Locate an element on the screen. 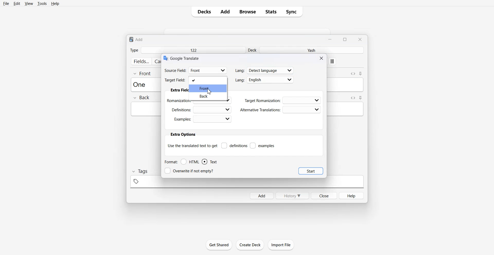  Import File is located at coordinates (281, 245).